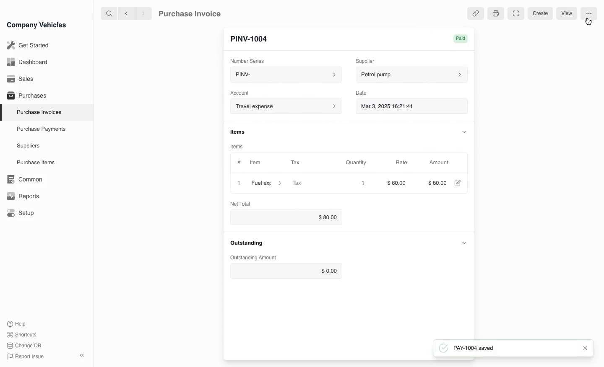  What do you see at coordinates (437, 184) in the screenshot?
I see `$000` at bounding box center [437, 184].